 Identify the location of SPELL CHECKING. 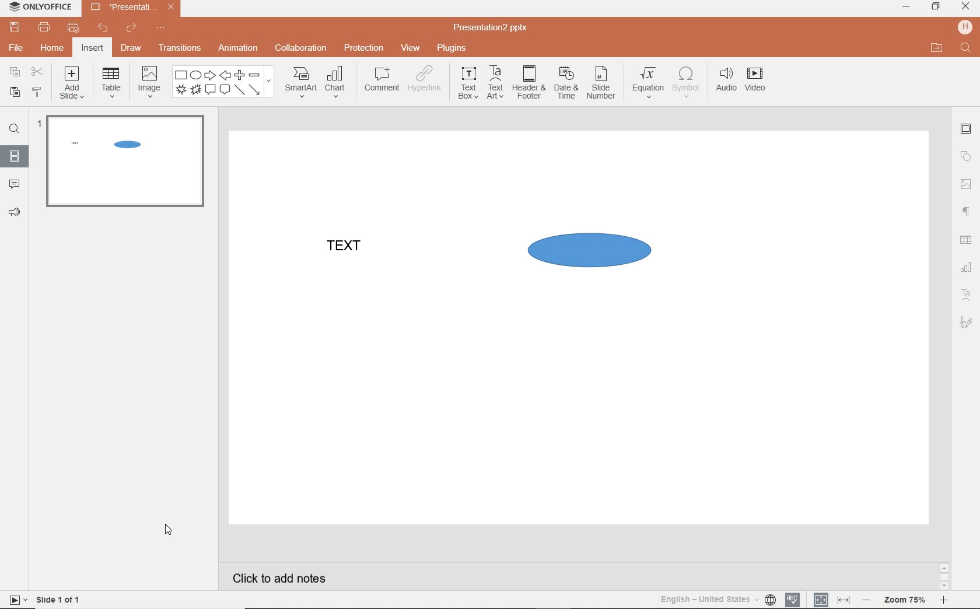
(794, 599).